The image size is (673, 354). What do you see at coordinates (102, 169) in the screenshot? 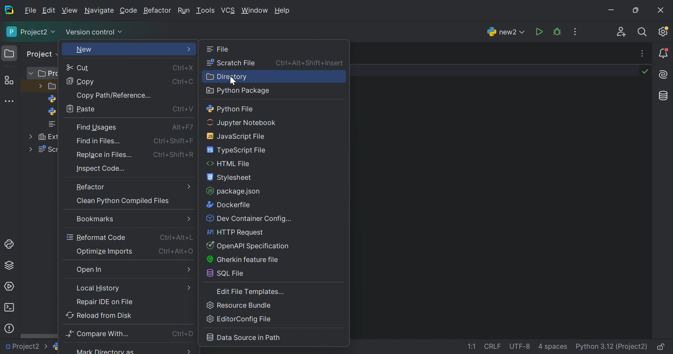
I see `Inspect code` at bounding box center [102, 169].